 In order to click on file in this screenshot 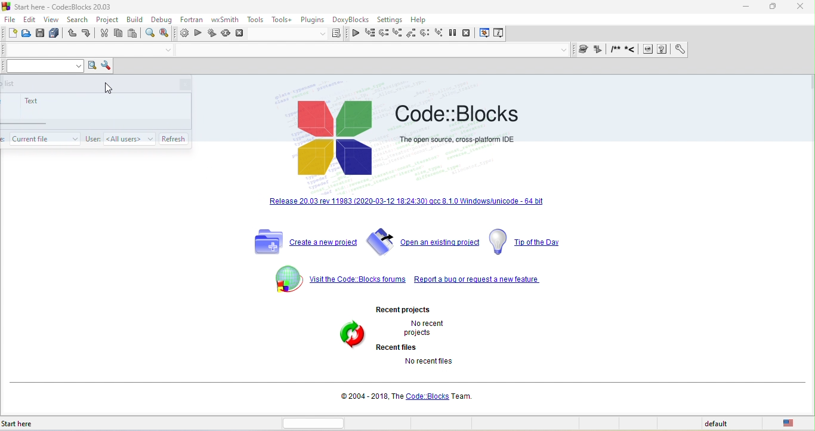, I will do `click(12, 19)`.